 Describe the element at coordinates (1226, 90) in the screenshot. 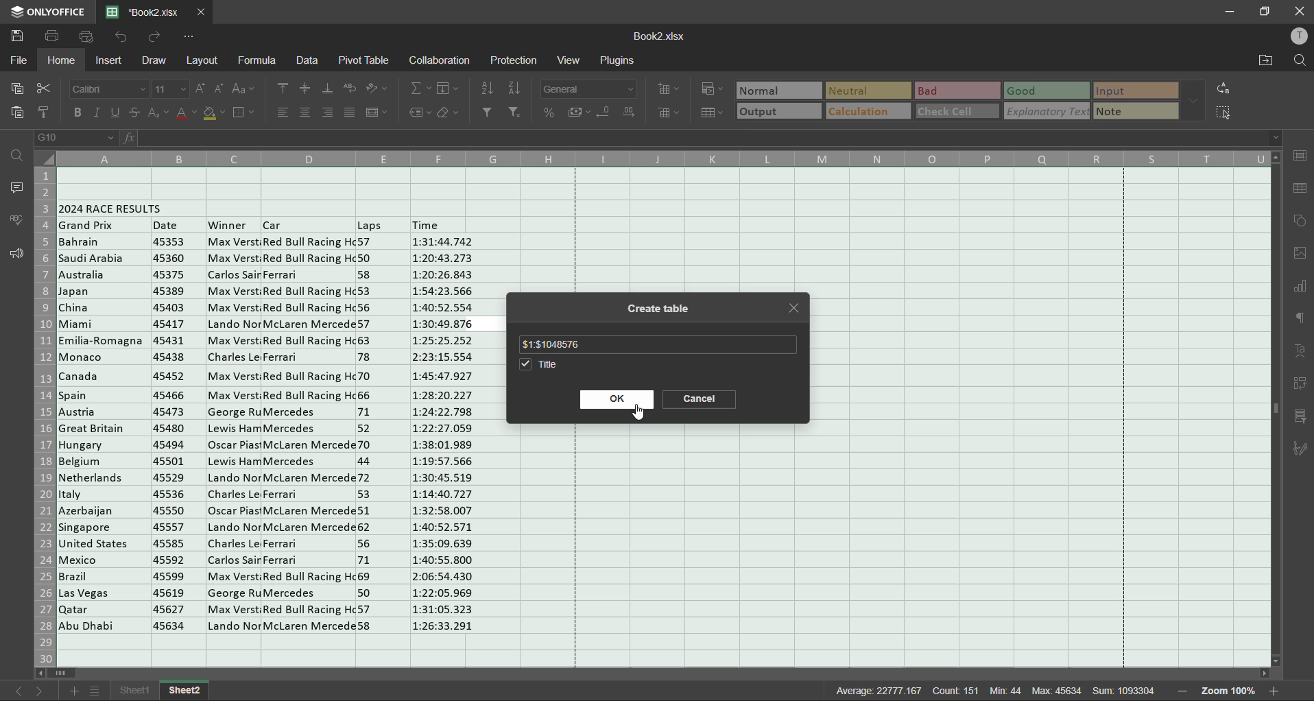

I see `replace` at that location.